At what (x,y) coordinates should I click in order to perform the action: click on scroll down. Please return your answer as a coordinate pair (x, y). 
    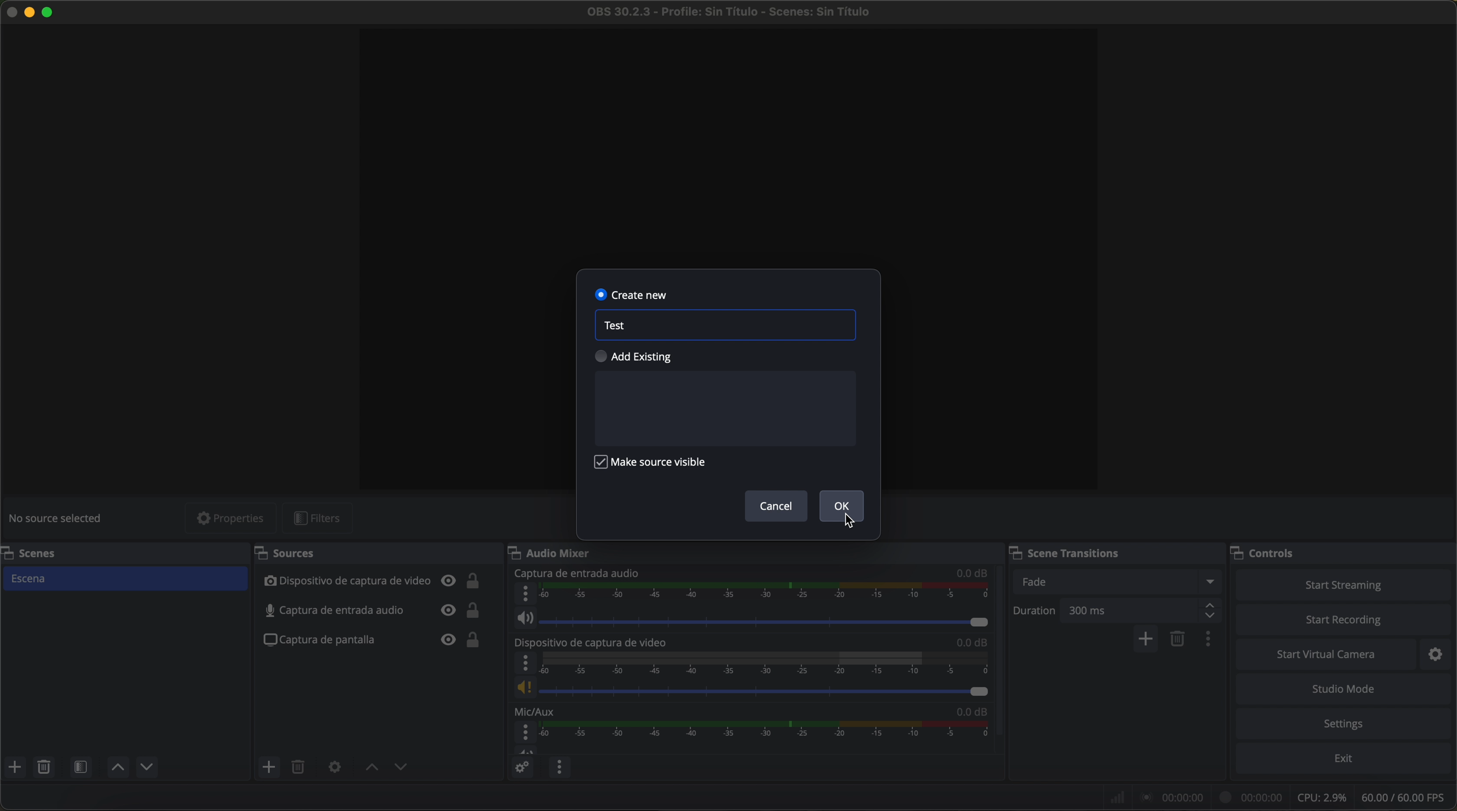
    Looking at the image, I should click on (1001, 639).